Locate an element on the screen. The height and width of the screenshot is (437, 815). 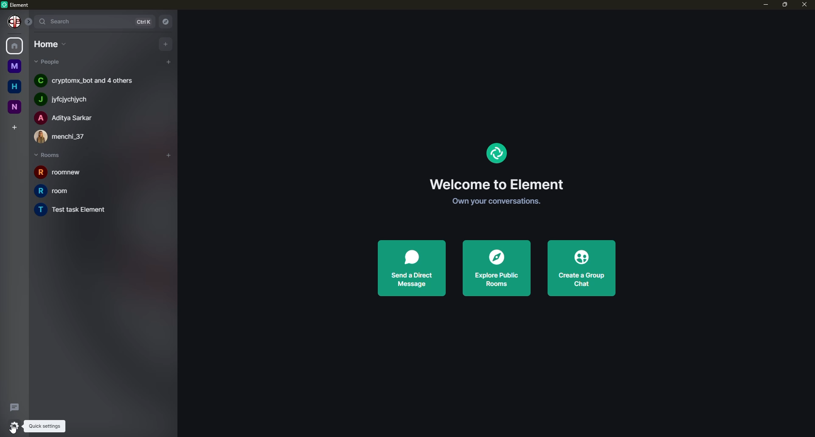
expand is located at coordinates (29, 21).